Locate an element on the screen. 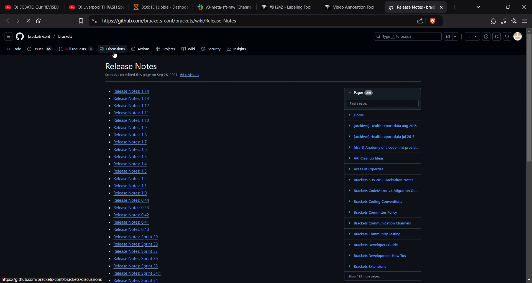 The width and height of the screenshot is (532, 283). | » Brackets Coding Conventions. is located at coordinates (375, 201).